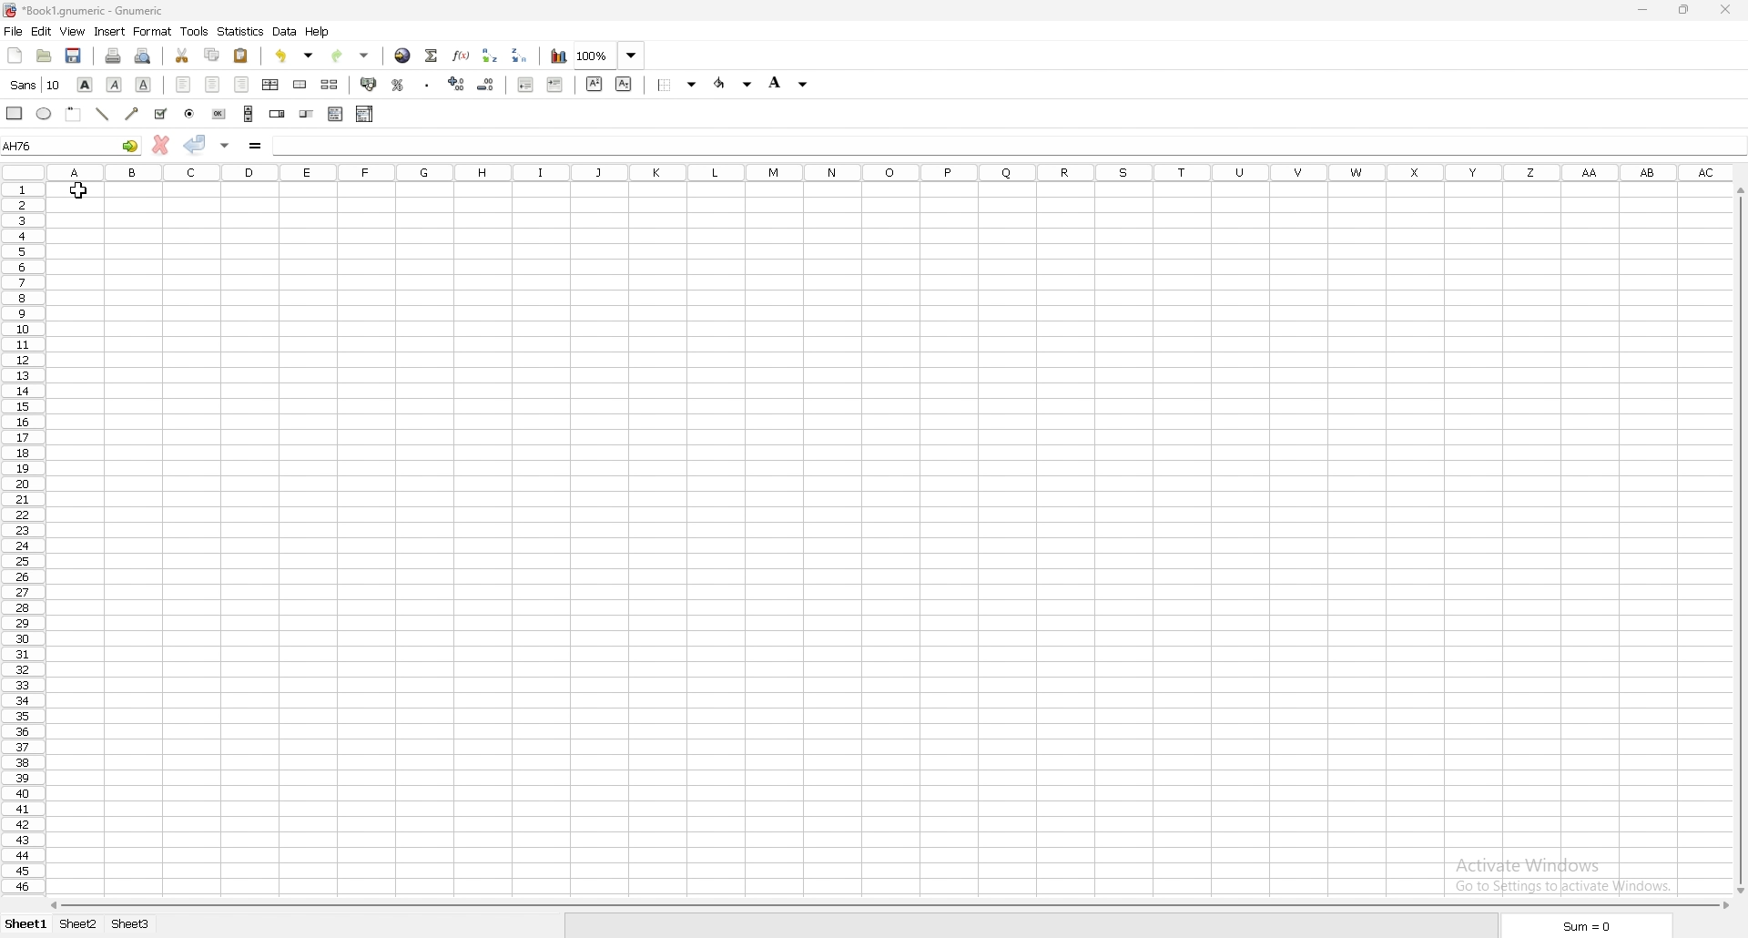 Image resolution: width=1748 pixels, height=938 pixels. Describe the element at coordinates (21, 541) in the screenshot. I see `rows` at that location.